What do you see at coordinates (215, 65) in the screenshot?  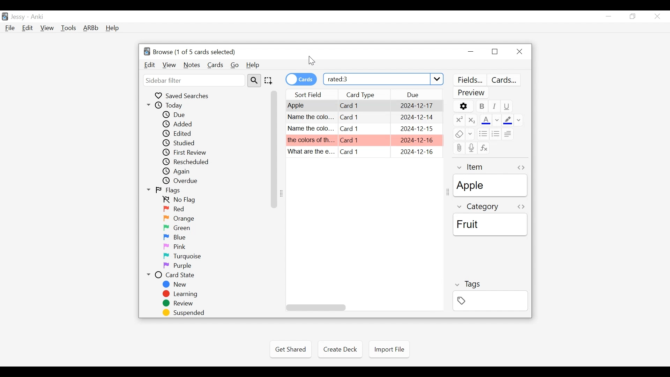 I see `Cards` at bounding box center [215, 65].